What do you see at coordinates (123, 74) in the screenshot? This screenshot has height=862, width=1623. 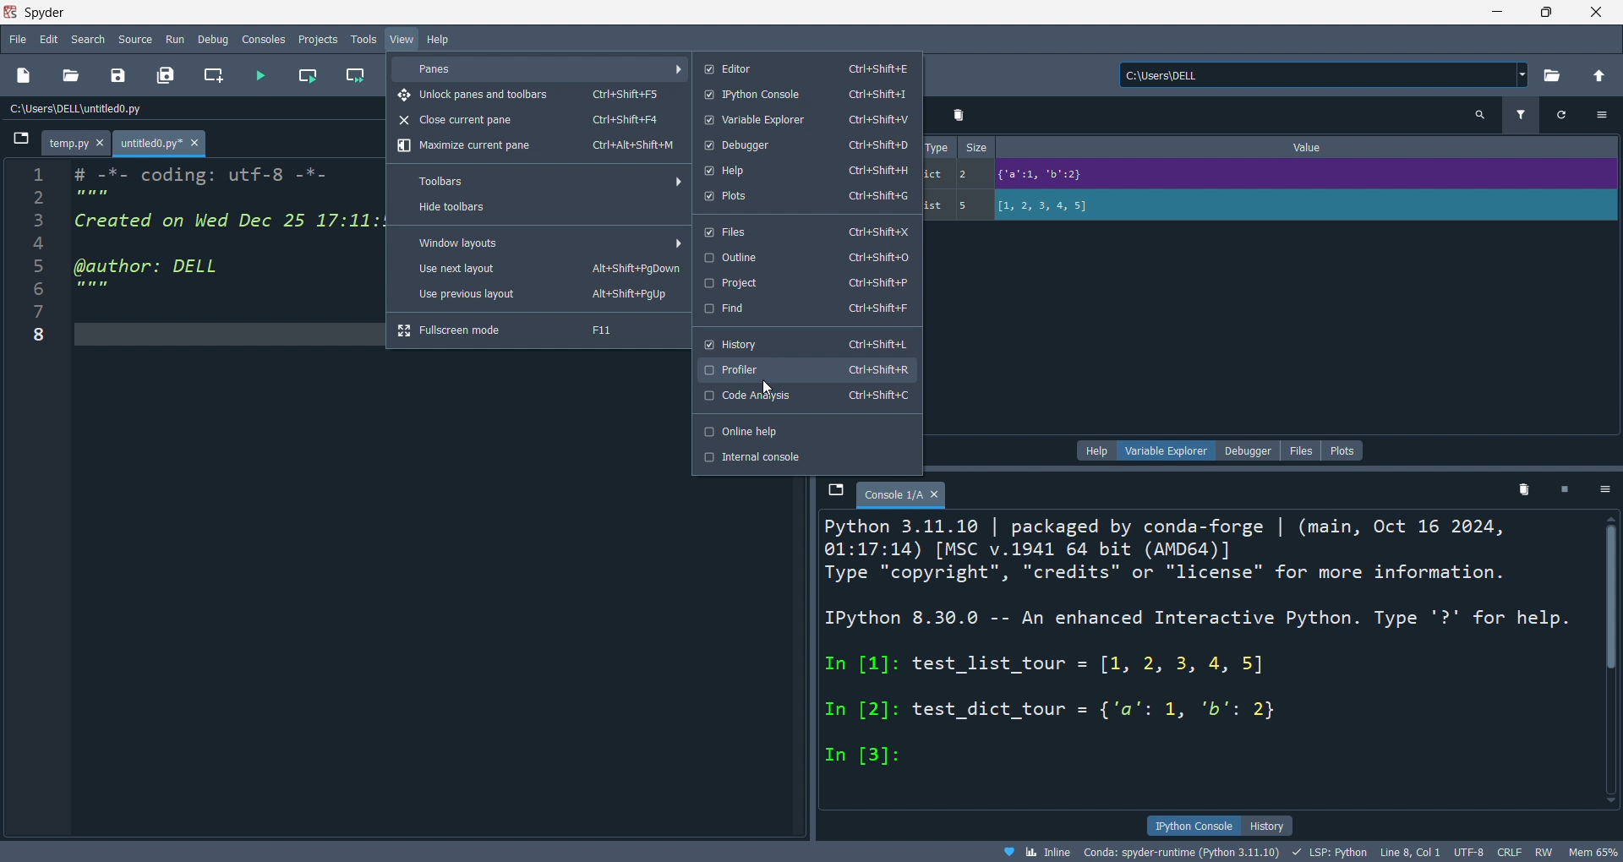 I see `save` at bounding box center [123, 74].